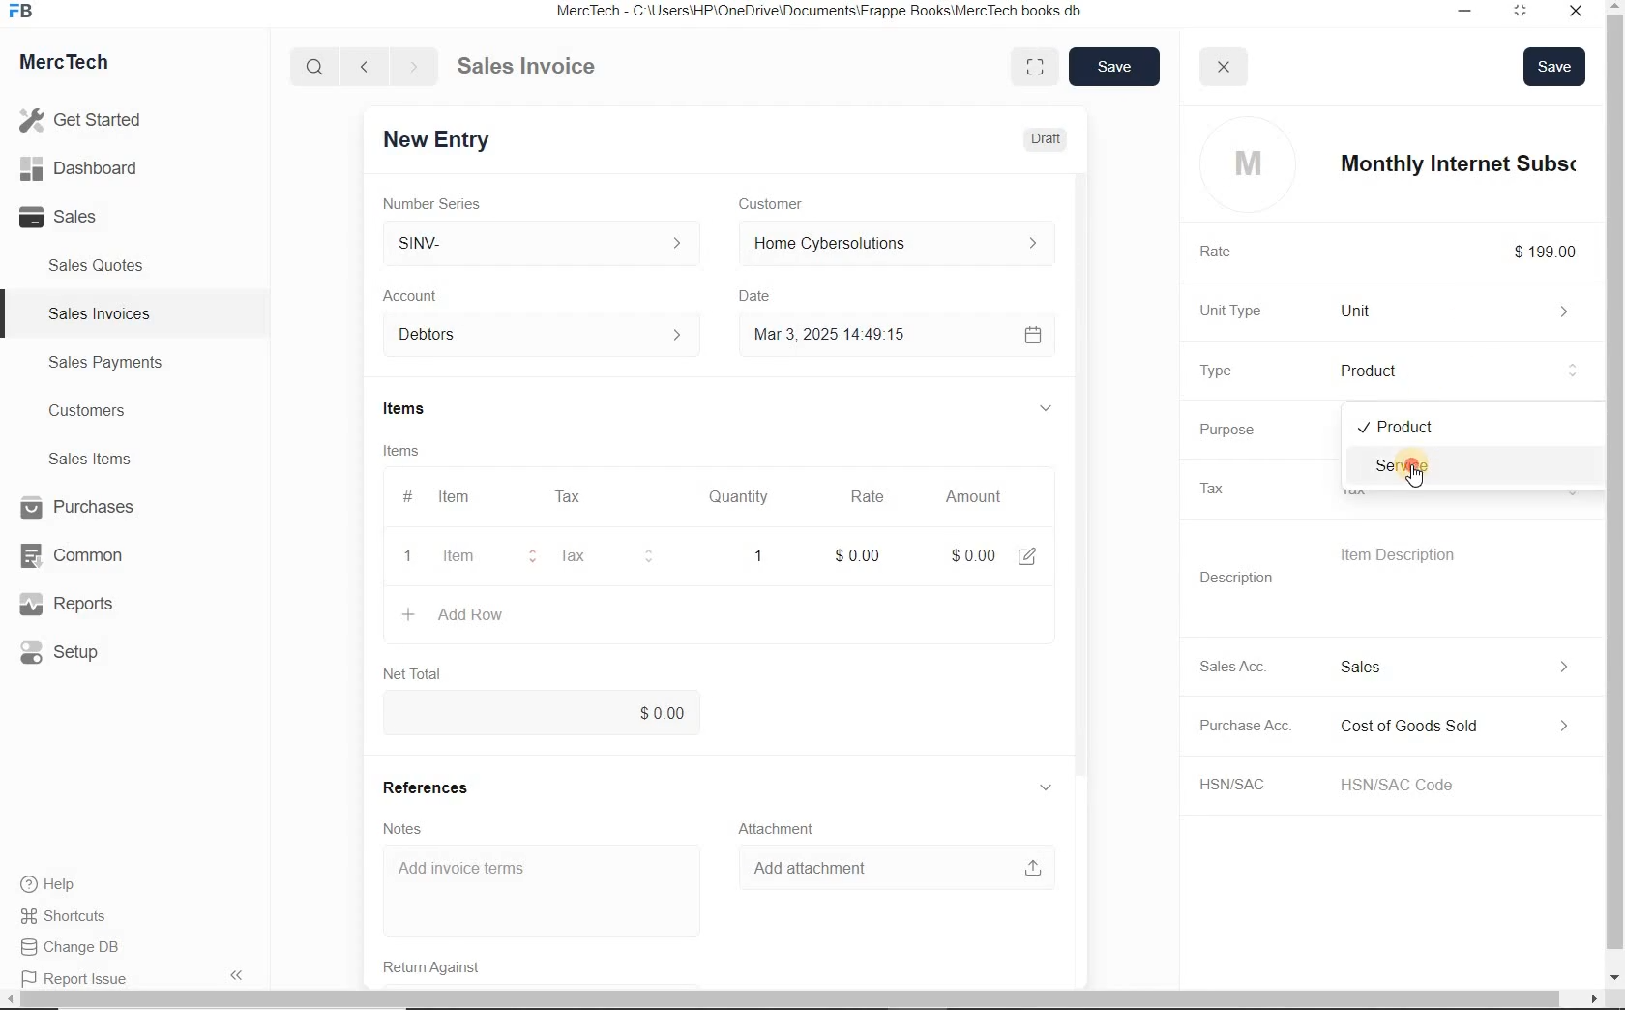  What do you see at coordinates (454, 201) in the screenshot?
I see `Number Series` at bounding box center [454, 201].